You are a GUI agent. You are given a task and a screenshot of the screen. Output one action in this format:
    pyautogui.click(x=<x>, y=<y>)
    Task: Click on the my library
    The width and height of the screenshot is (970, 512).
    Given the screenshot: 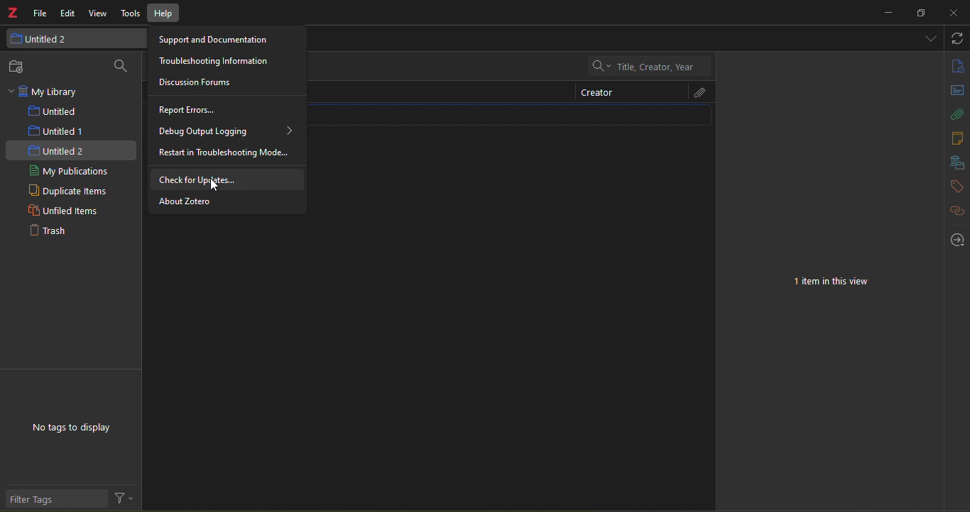 What is the action you would take?
    pyautogui.click(x=51, y=90)
    